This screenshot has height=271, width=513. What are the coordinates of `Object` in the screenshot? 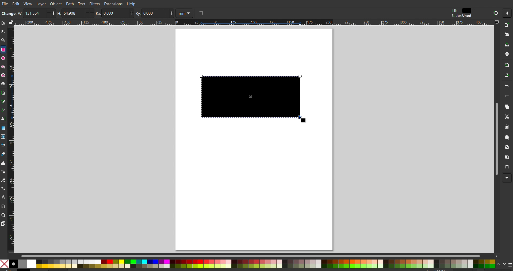 It's located at (56, 4).